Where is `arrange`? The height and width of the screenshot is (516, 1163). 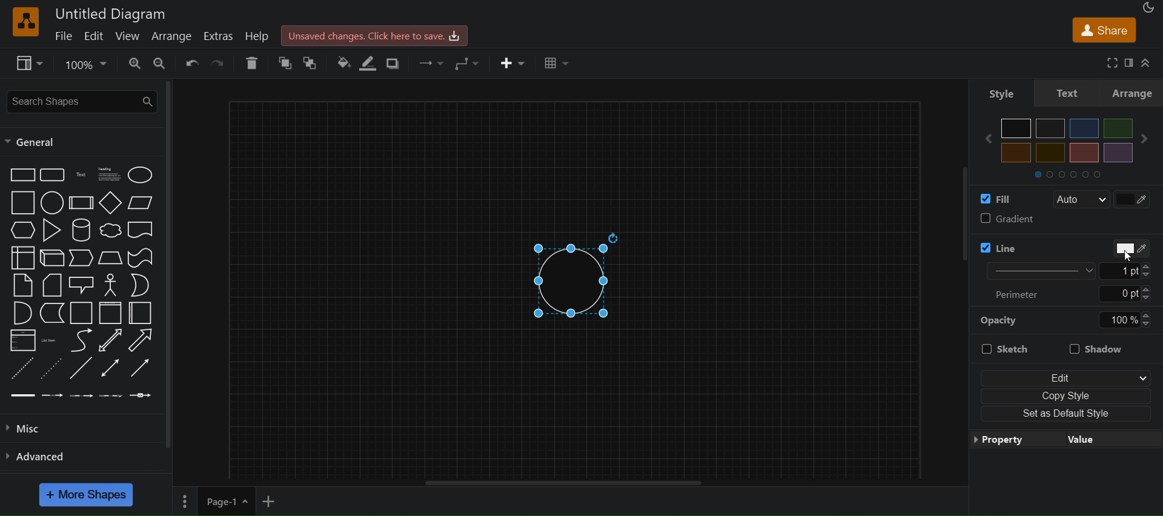 arrange is located at coordinates (175, 37).